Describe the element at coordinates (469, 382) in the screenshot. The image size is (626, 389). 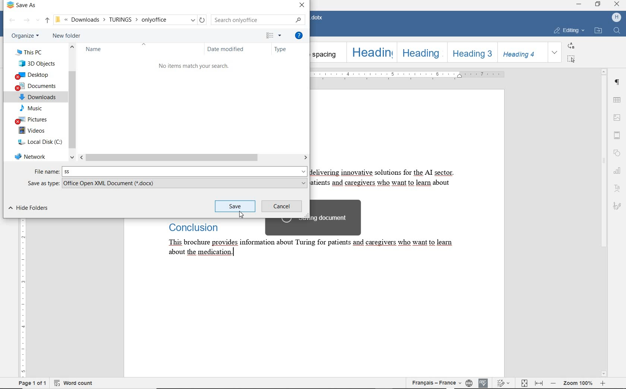
I see `SET DOCUMENT LANGUAGE` at that location.